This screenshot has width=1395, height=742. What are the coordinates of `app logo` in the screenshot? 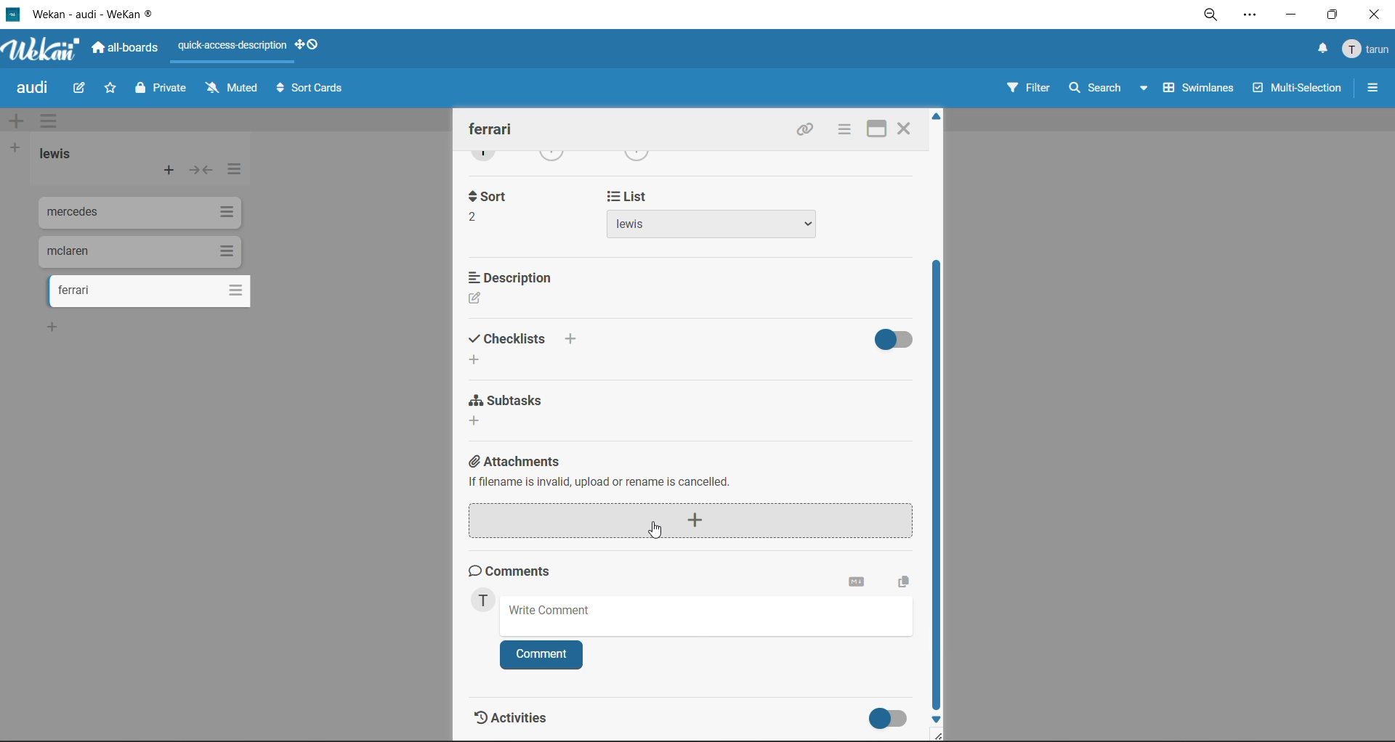 It's located at (49, 50).